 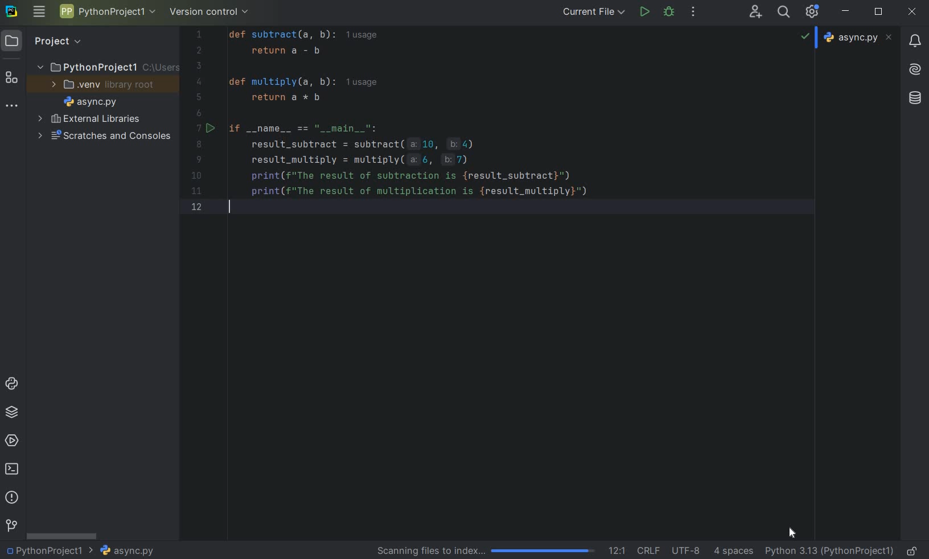 What do you see at coordinates (829, 552) in the screenshot?
I see `current interpreter` at bounding box center [829, 552].